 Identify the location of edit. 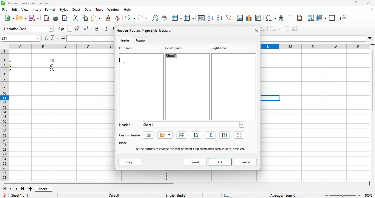
(15, 10).